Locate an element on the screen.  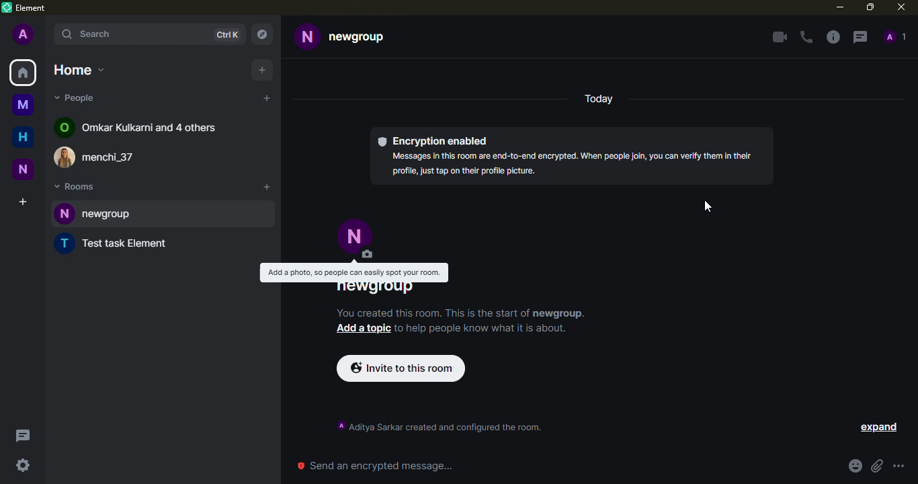
add is located at coordinates (267, 98).